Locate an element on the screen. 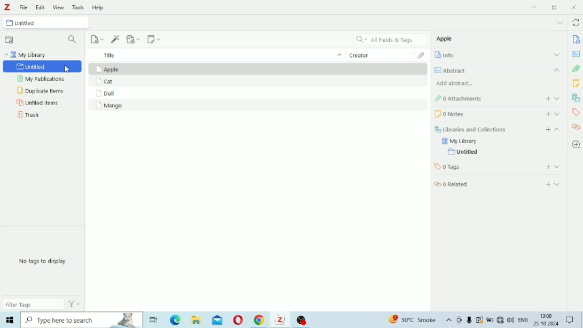 The width and height of the screenshot is (583, 328). Apple is located at coordinates (445, 39).